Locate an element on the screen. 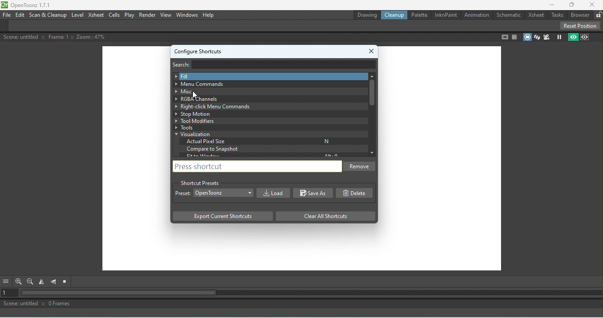 The height and width of the screenshot is (318, 603). Right-click menu commands is located at coordinates (265, 107).